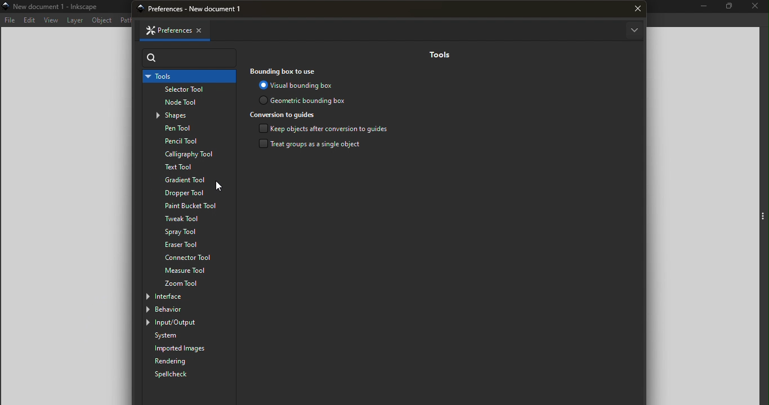  What do you see at coordinates (297, 85) in the screenshot?
I see `Visual bounding box` at bounding box center [297, 85].